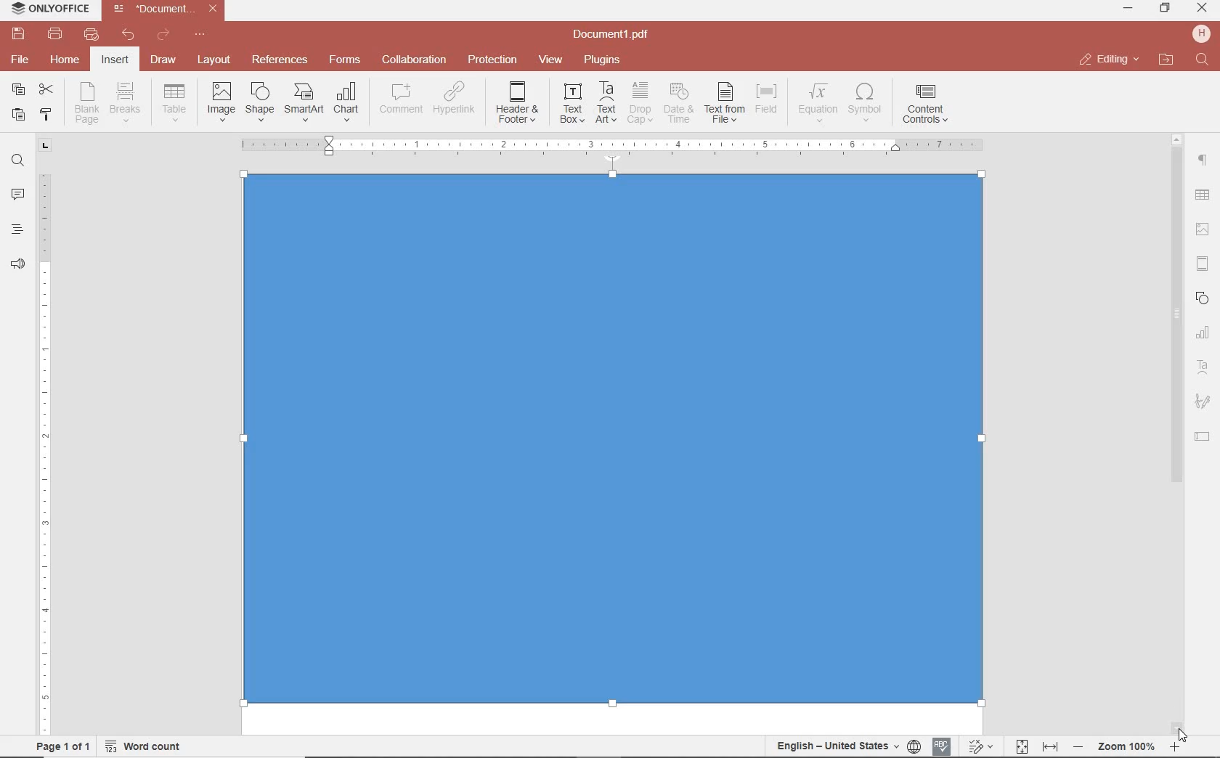 The height and width of the screenshot is (758, 1220). Describe the element at coordinates (18, 91) in the screenshot. I see `copy` at that location.